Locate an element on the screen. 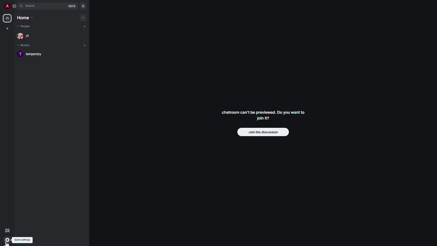 The height and width of the screenshot is (246, 437). home is located at coordinates (8, 18).